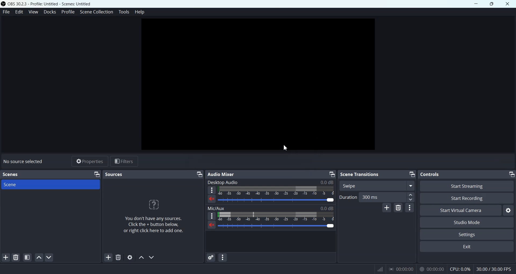  What do you see at coordinates (494, 269) in the screenshot?
I see `30.00/30.00 FPS` at bounding box center [494, 269].